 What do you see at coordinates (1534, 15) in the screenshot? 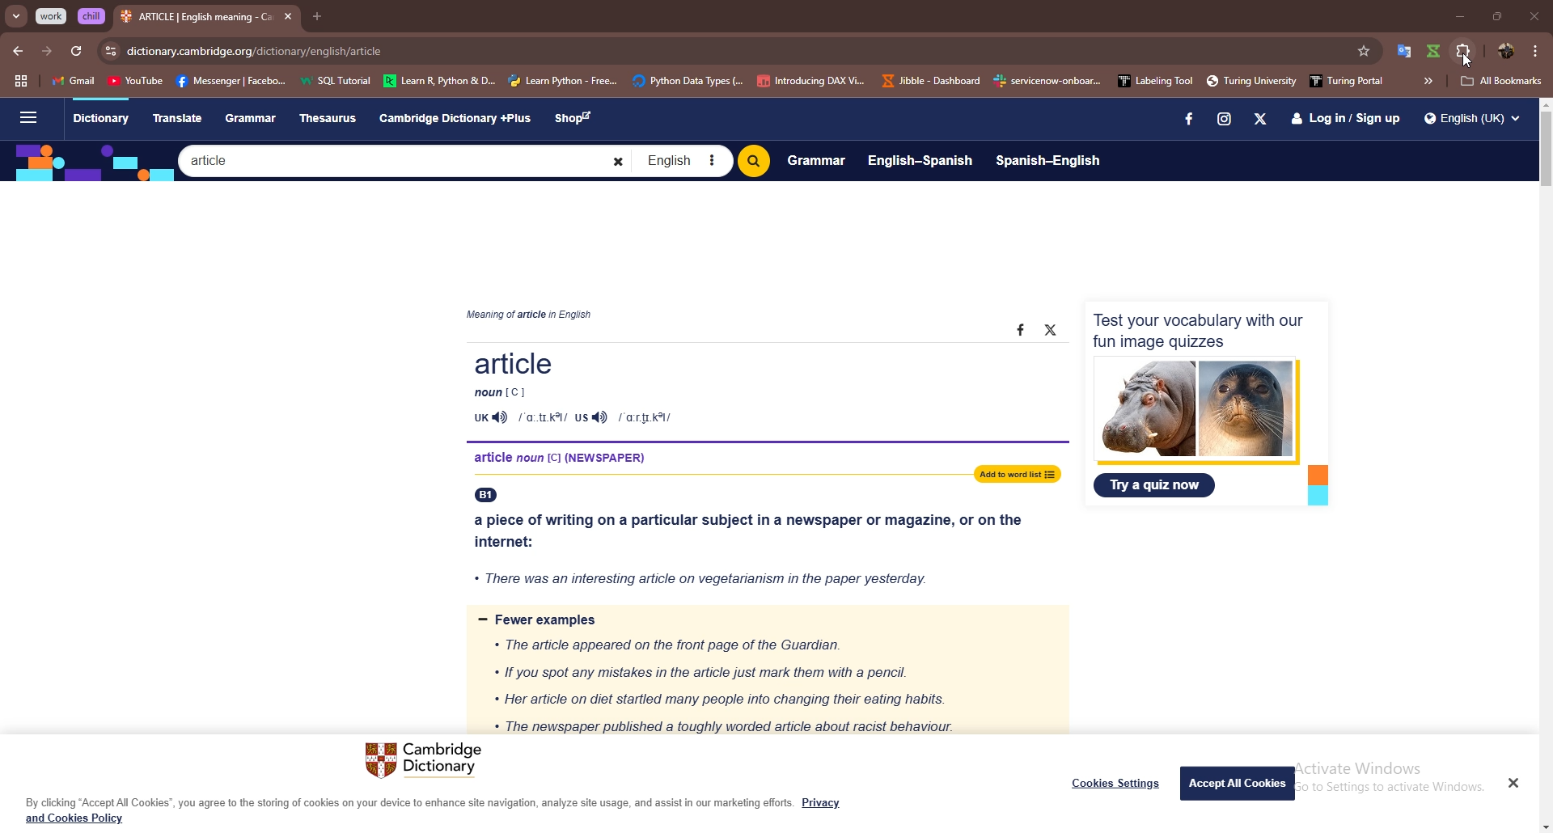
I see `close` at bounding box center [1534, 15].